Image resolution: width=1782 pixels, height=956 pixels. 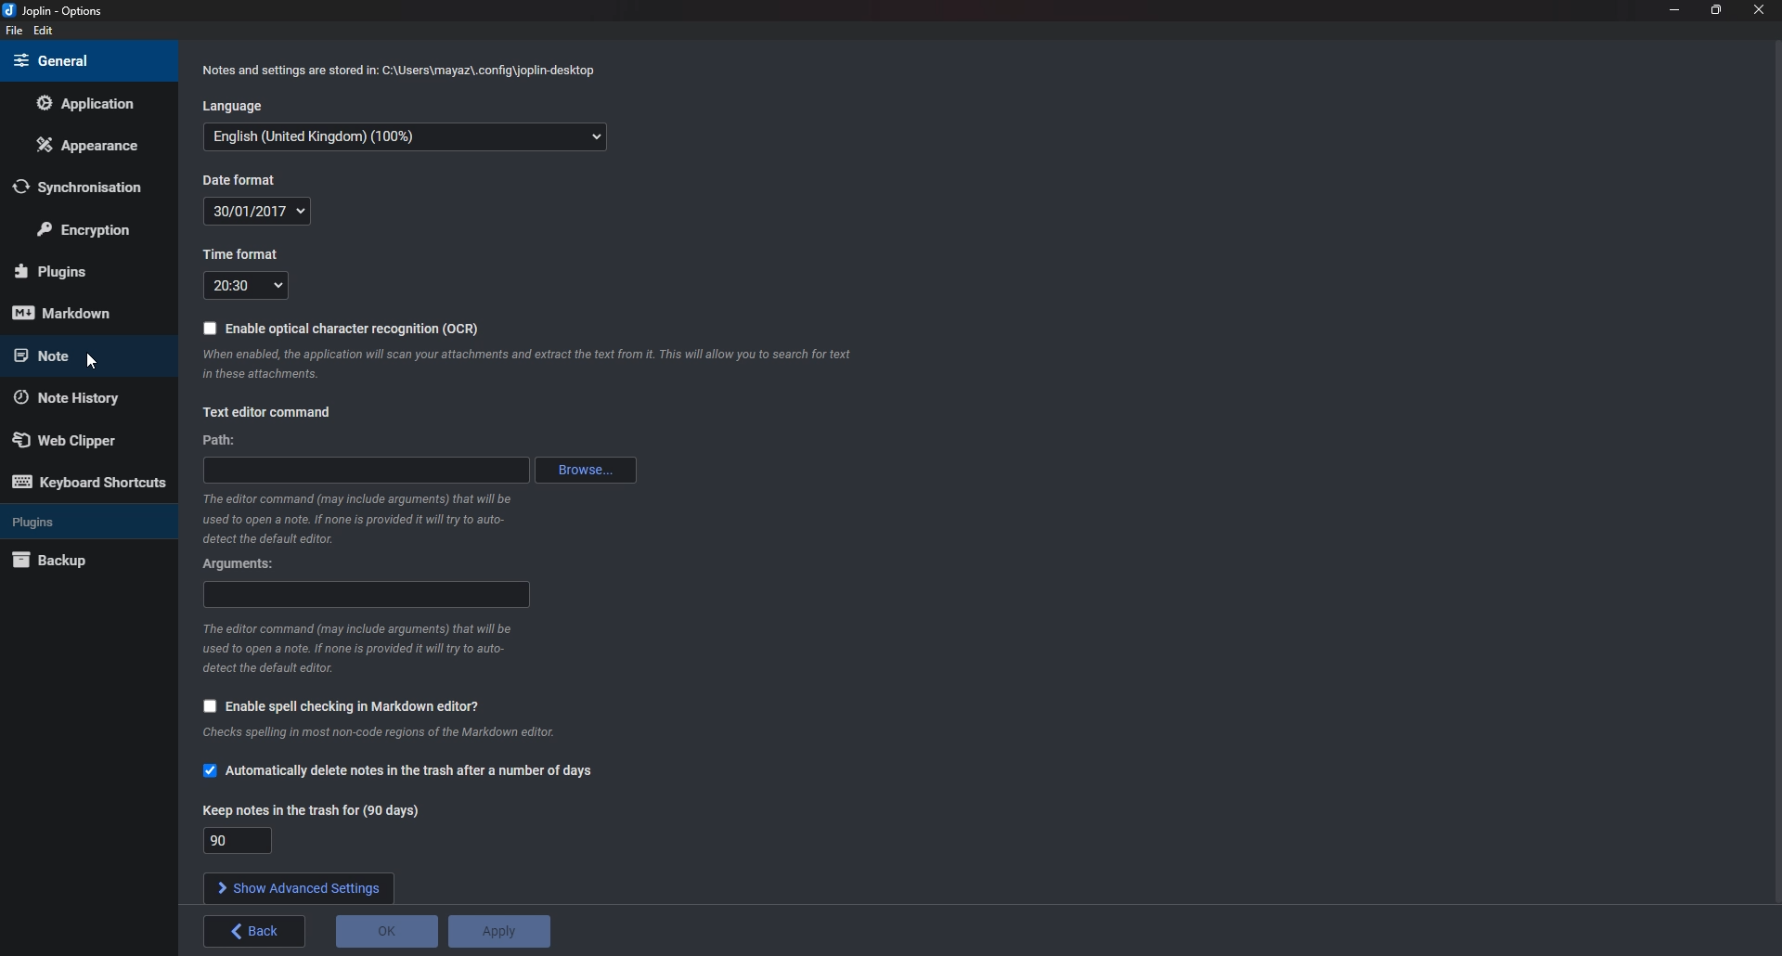 I want to click on Encryption, so click(x=83, y=230).